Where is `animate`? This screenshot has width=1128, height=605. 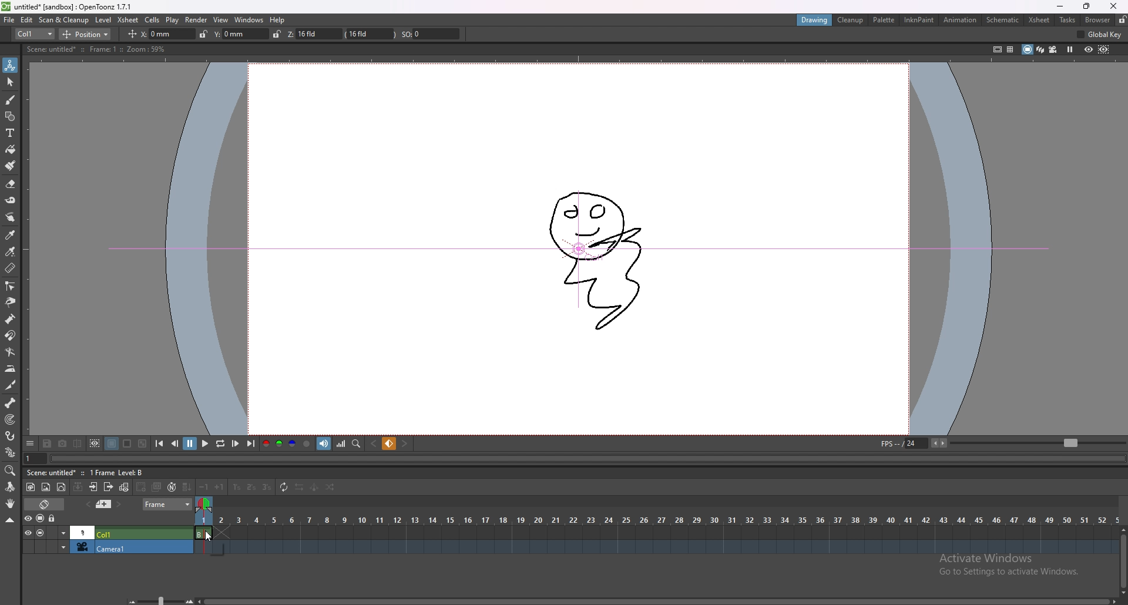 animate is located at coordinates (11, 65).